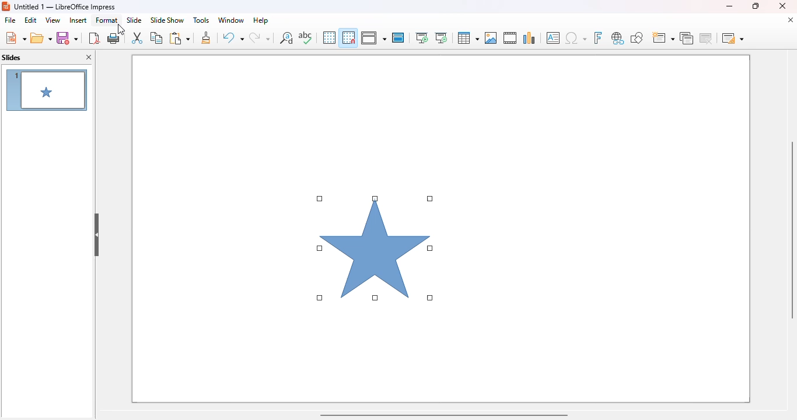  What do you see at coordinates (790, 20) in the screenshot?
I see `close document` at bounding box center [790, 20].